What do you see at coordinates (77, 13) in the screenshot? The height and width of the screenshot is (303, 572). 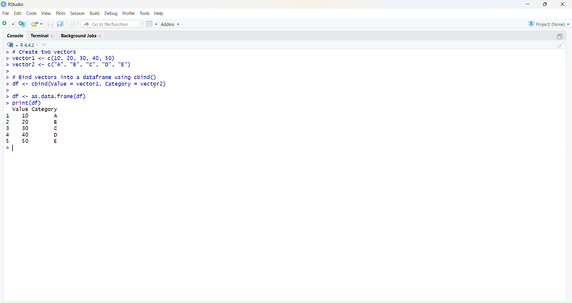 I see `Session` at bounding box center [77, 13].